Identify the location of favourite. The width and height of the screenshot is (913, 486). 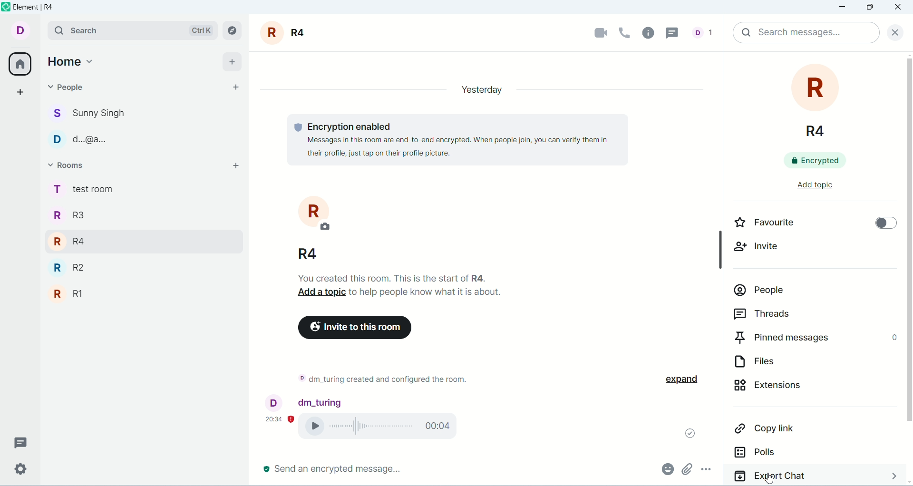
(777, 223).